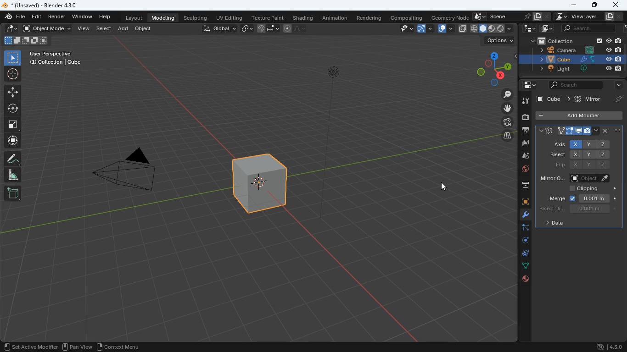 The height and width of the screenshot is (352, 627). I want to click on minimize, so click(573, 5).